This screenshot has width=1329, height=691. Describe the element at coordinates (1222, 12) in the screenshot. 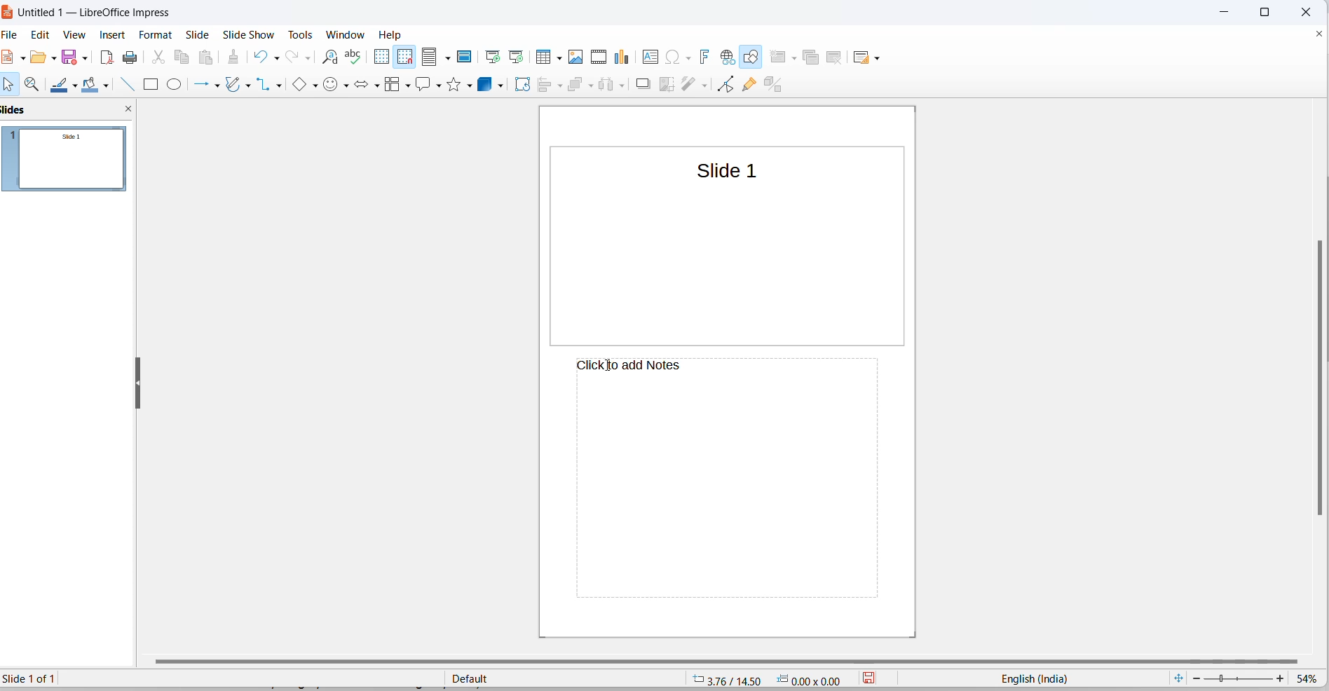

I see `close` at that location.